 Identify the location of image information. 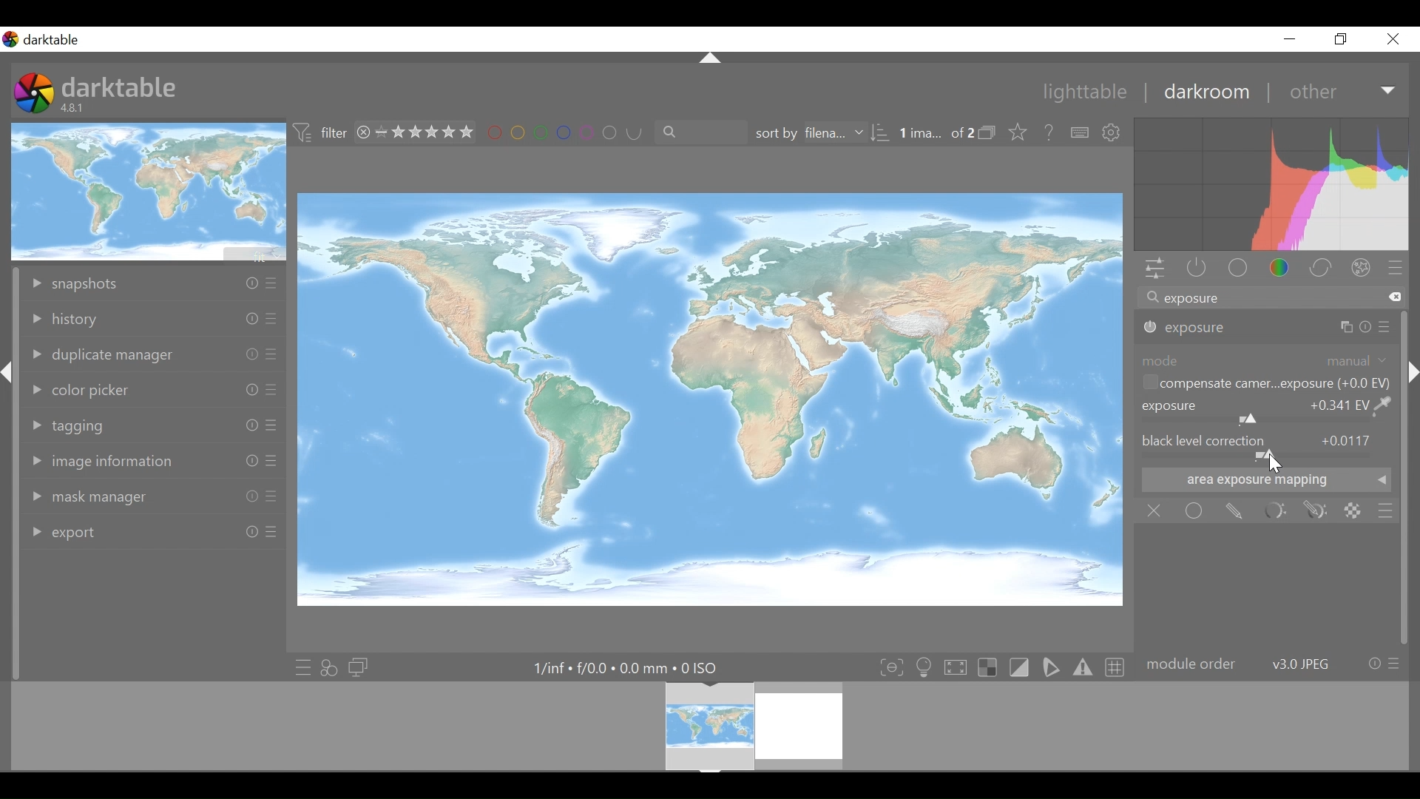
(152, 463).